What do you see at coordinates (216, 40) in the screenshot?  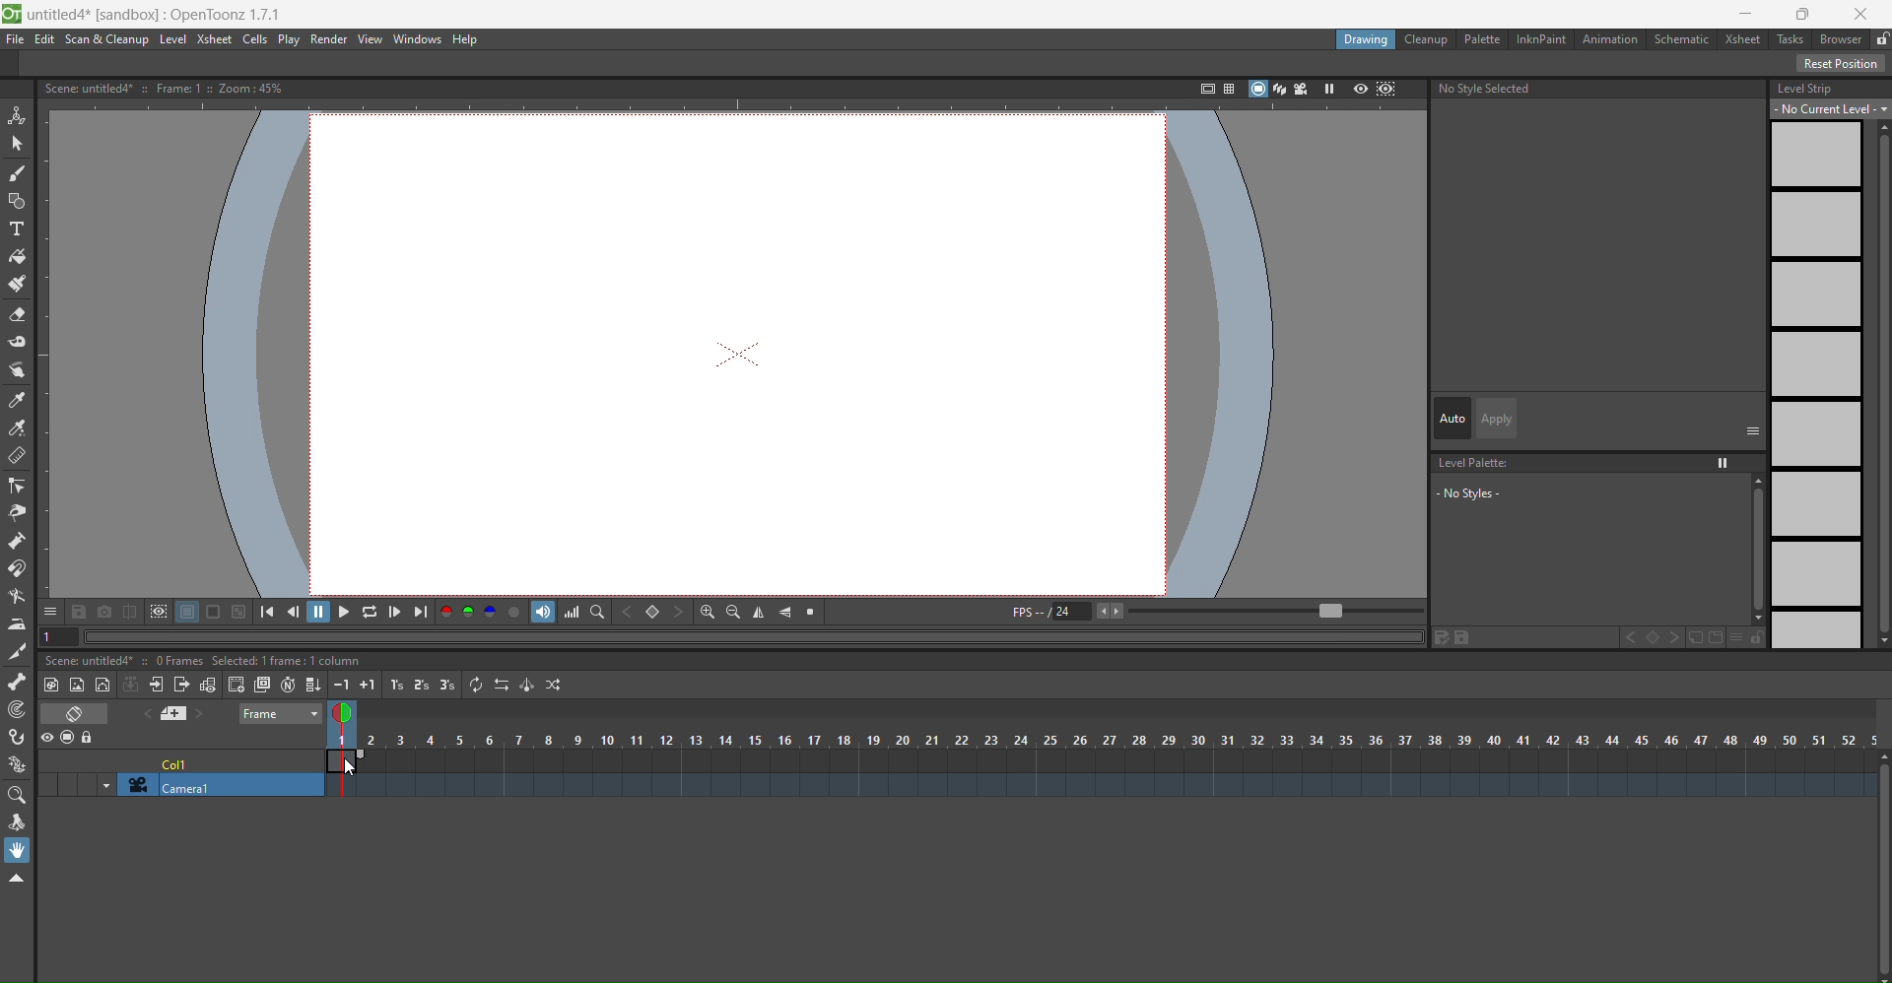 I see `xsheet` at bounding box center [216, 40].